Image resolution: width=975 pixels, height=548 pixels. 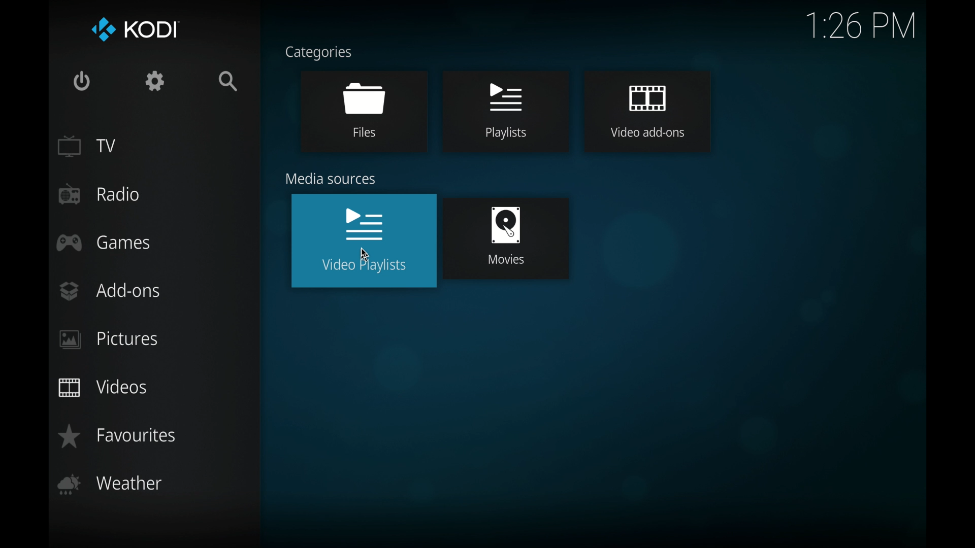 What do you see at coordinates (365, 111) in the screenshot?
I see `files` at bounding box center [365, 111].